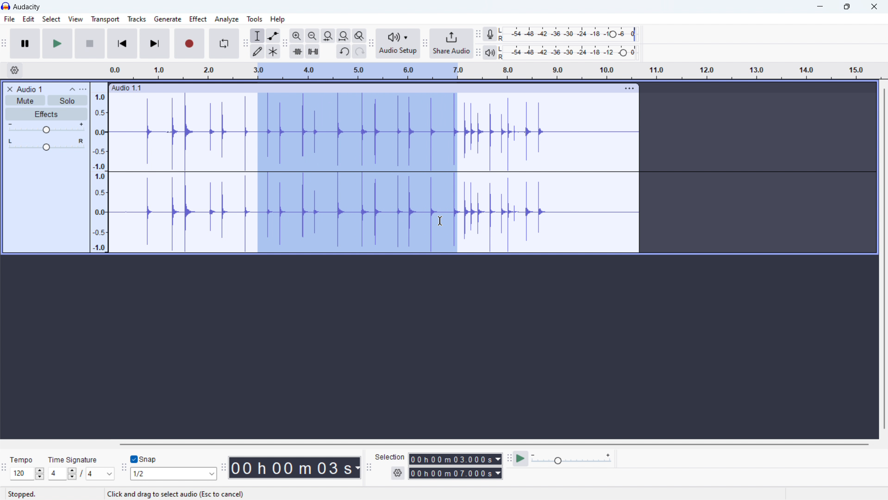  Describe the element at coordinates (122, 44) in the screenshot. I see `skip to start` at that location.